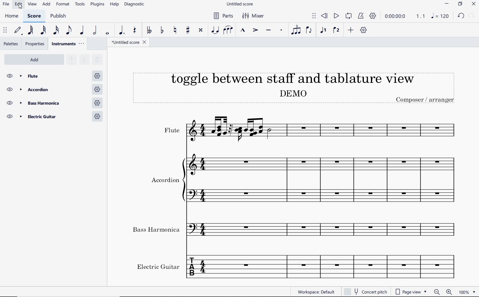 The height and width of the screenshot is (297, 479). What do you see at coordinates (421, 17) in the screenshot?
I see `Playback speed` at bounding box center [421, 17].